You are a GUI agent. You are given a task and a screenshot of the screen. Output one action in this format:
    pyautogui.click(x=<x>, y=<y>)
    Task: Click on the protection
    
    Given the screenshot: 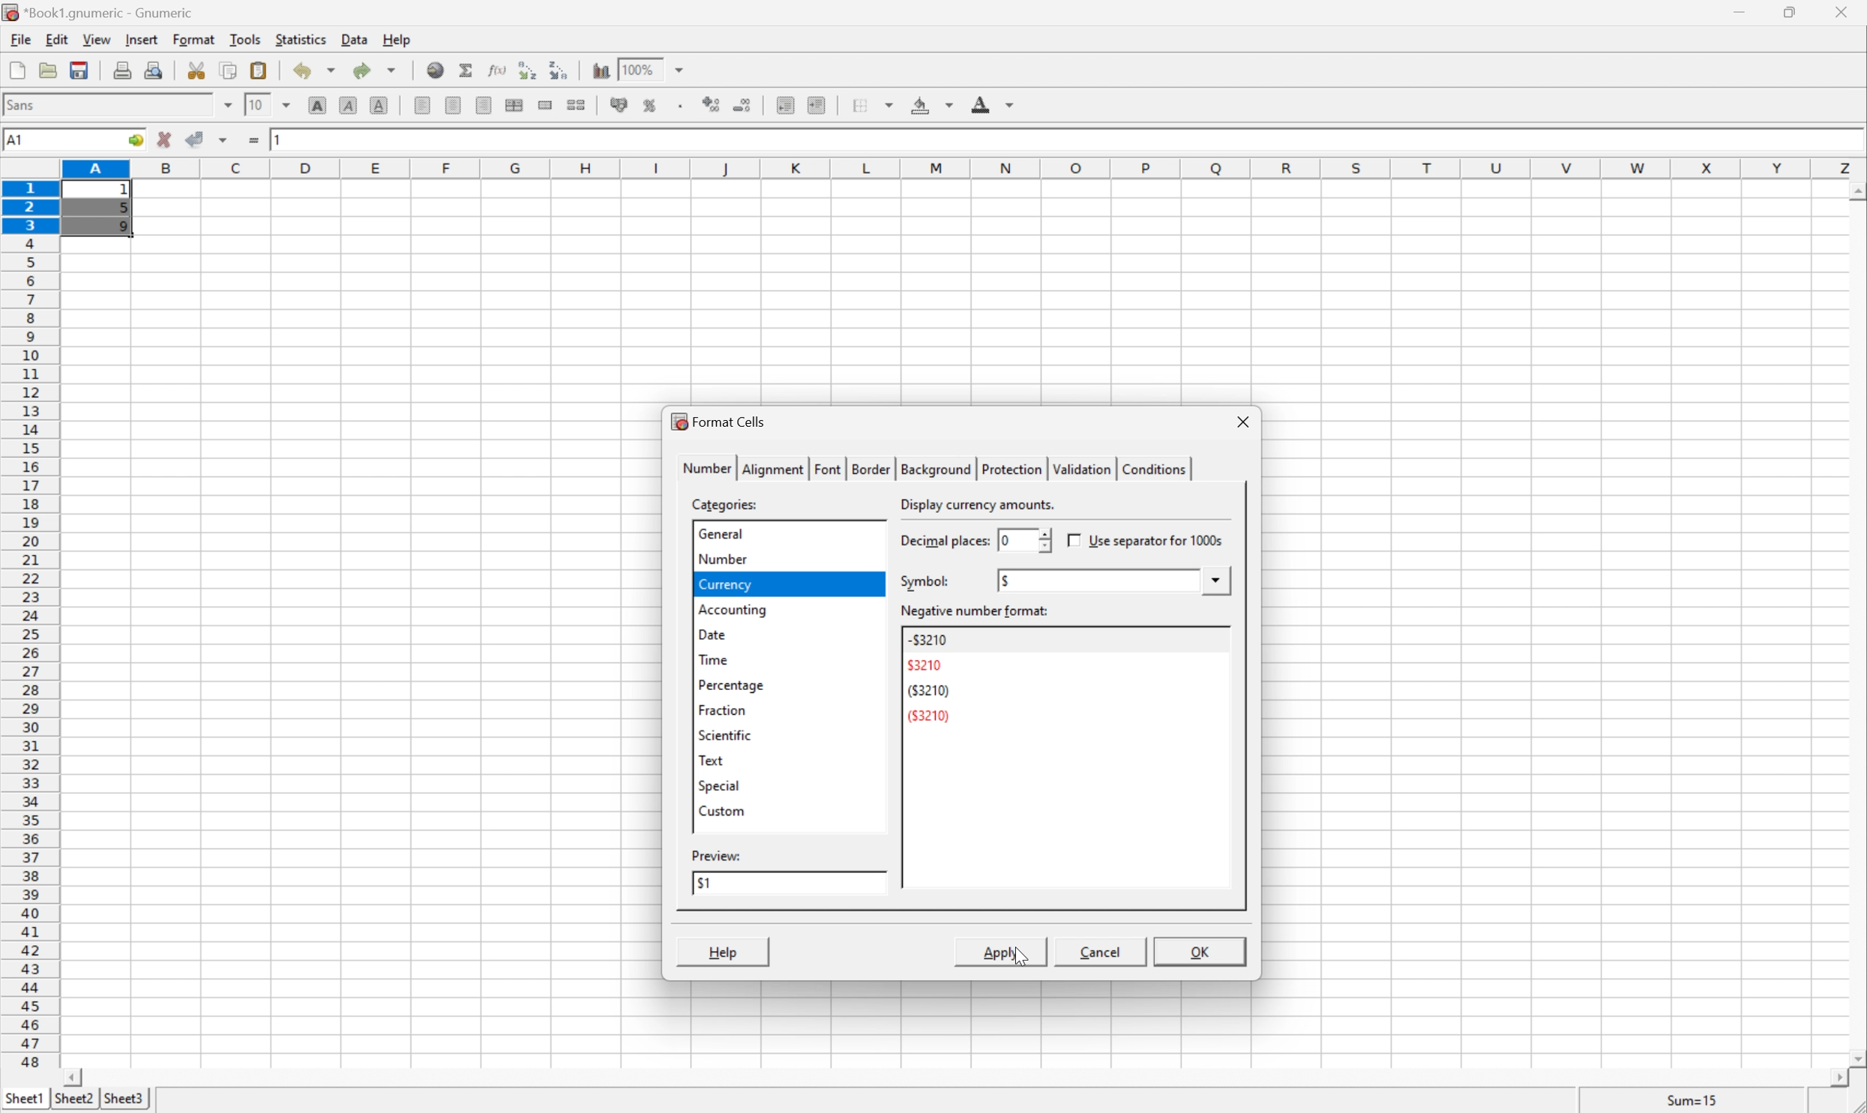 What is the action you would take?
    pyautogui.click(x=1009, y=469)
    